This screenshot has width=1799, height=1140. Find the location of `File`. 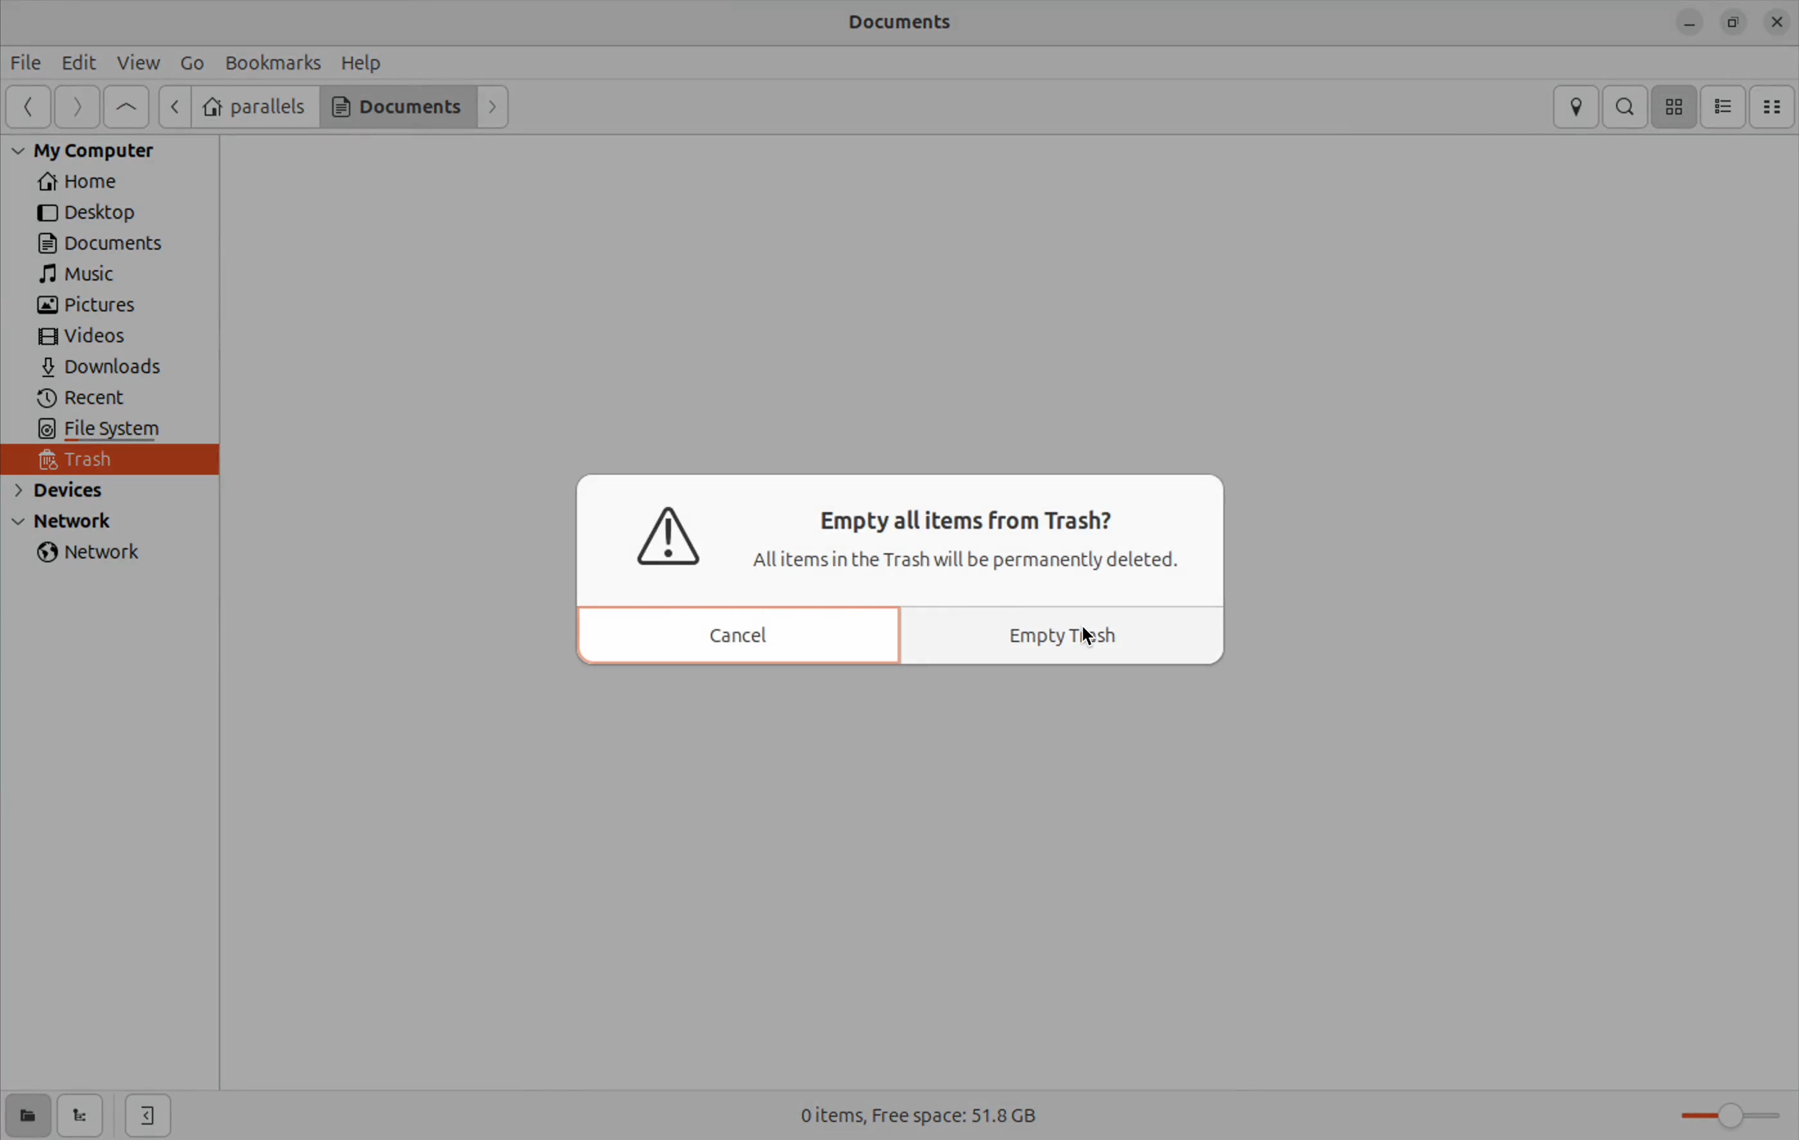

File is located at coordinates (25, 63).